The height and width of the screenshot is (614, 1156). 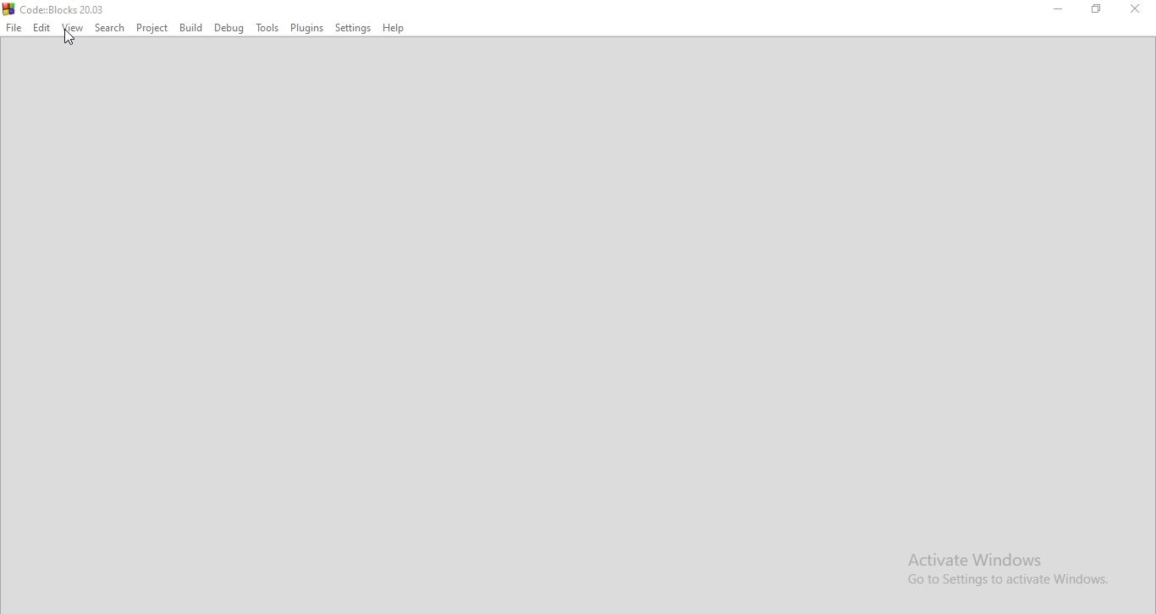 I want to click on Cursor , so click(x=69, y=37).